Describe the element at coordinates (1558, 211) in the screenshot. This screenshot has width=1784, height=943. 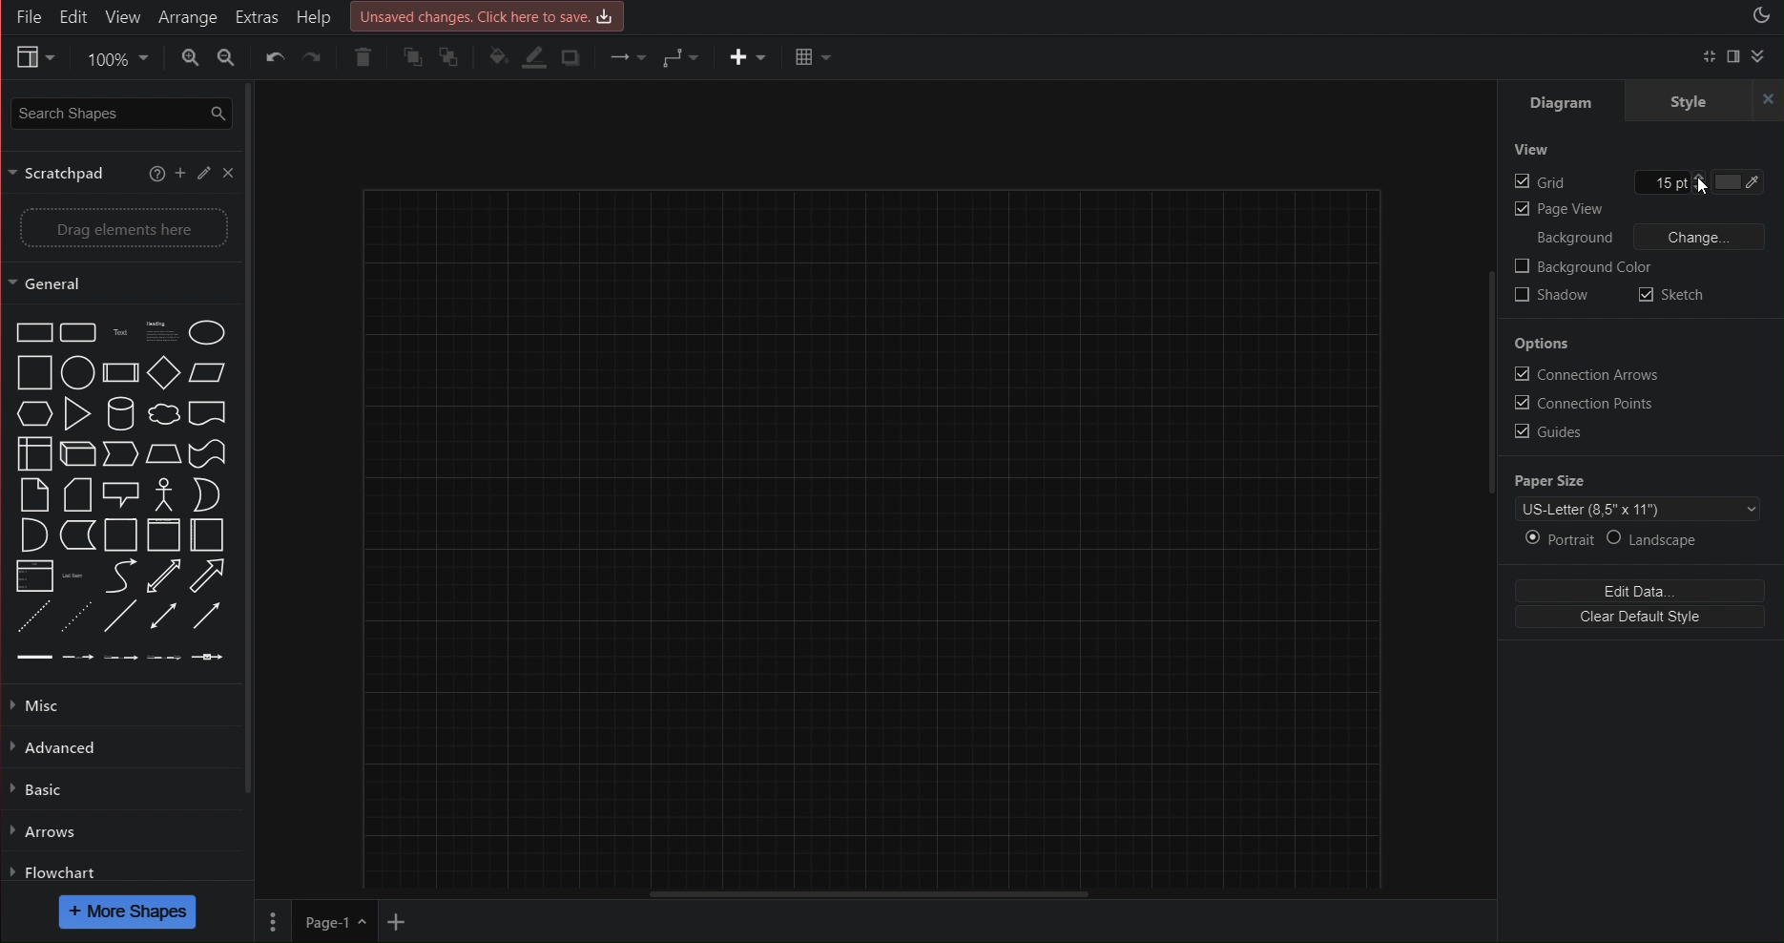
I see `Page View` at that location.